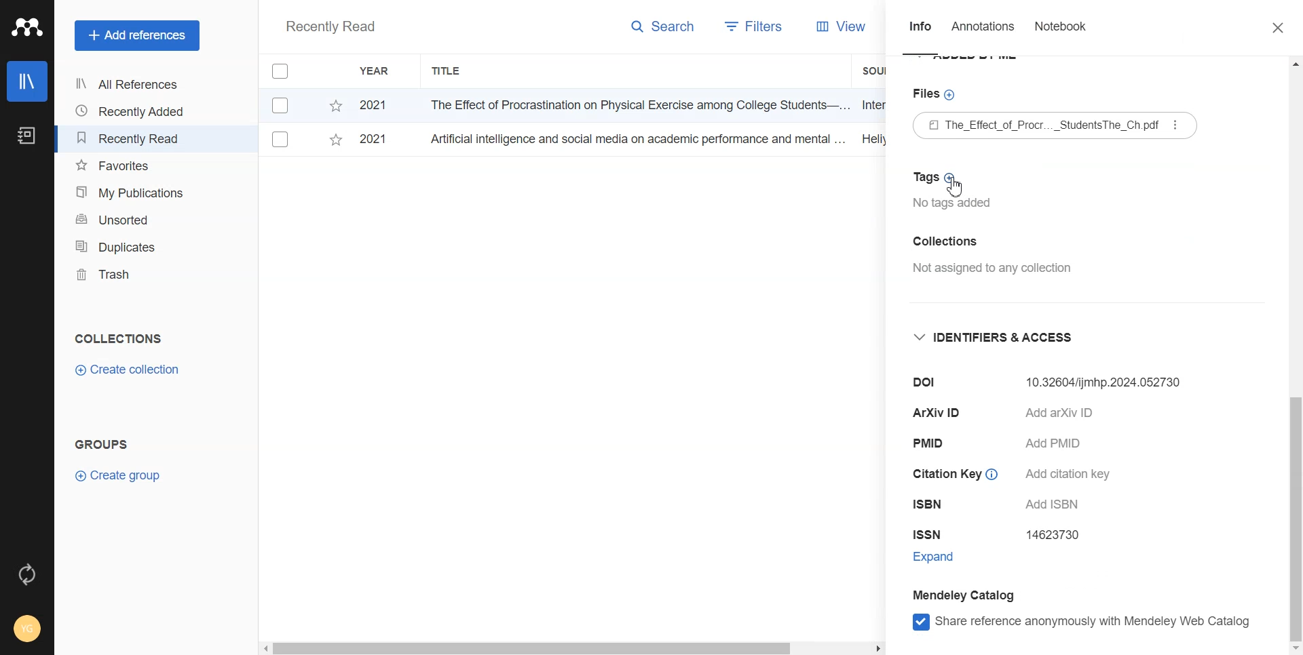 Image resolution: width=1303 pixels, height=655 pixels. Describe the element at coordinates (132, 138) in the screenshot. I see `Recently Read` at that location.